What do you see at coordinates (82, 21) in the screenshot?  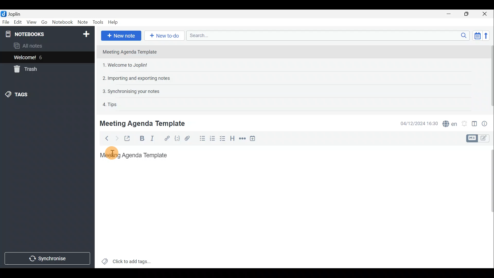 I see `Note` at bounding box center [82, 21].